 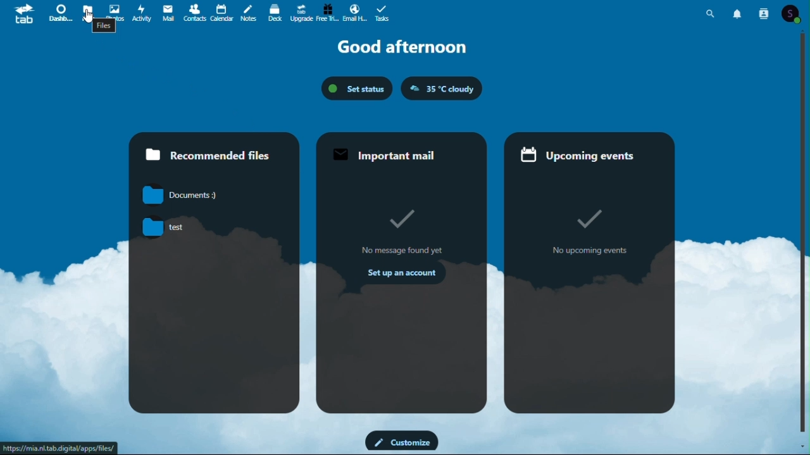 What do you see at coordinates (60, 449) in the screenshot?
I see `URL` at bounding box center [60, 449].